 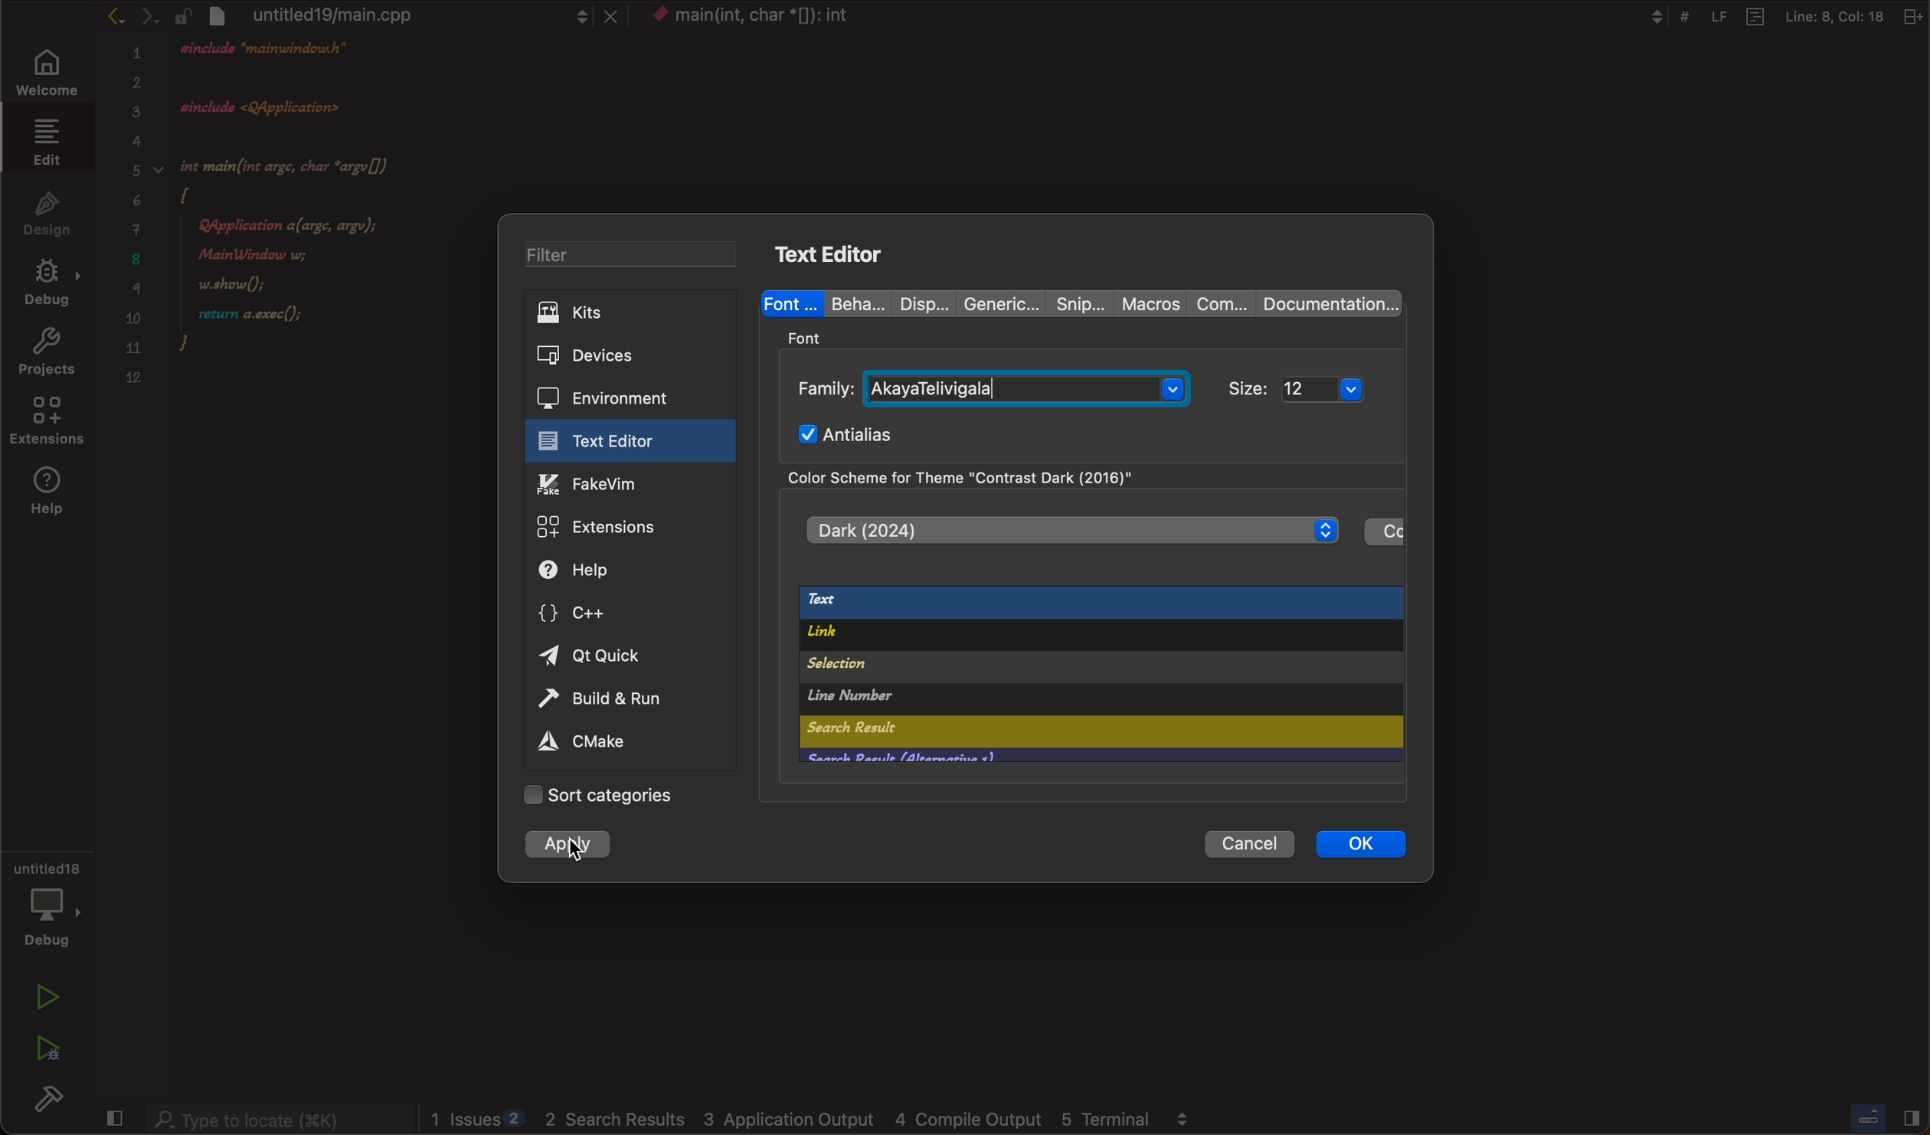 I want to click on Categories, so click(x=613, y=796).